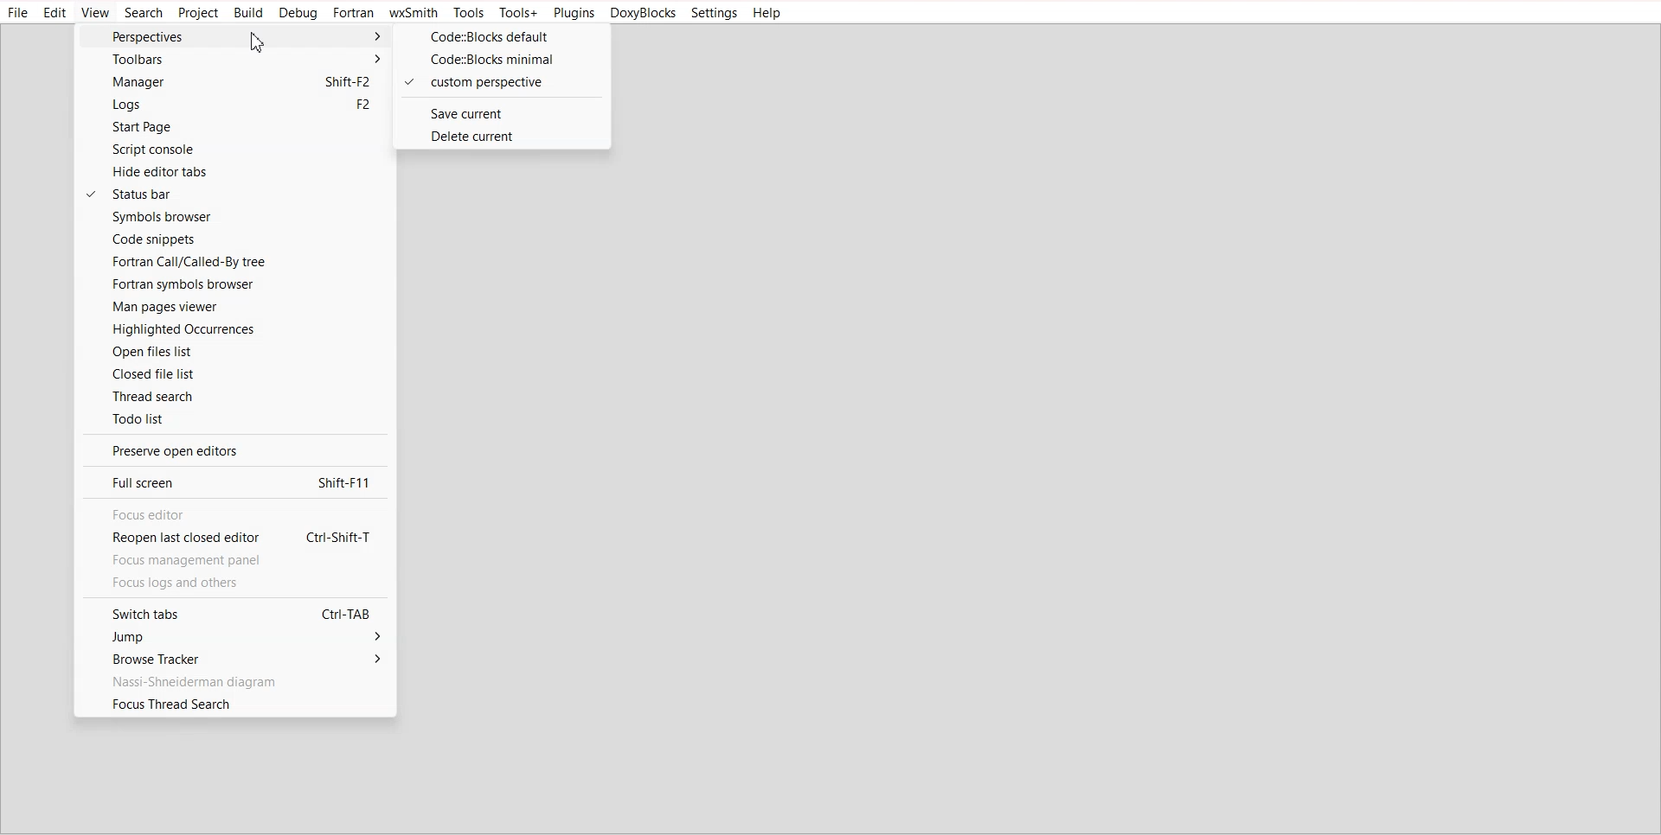 The width and height of the screenshot is (1661, 835). Describe the element at coordinates (229, 539) in the screenshot. I see `Reopen last closed editor` at that location.